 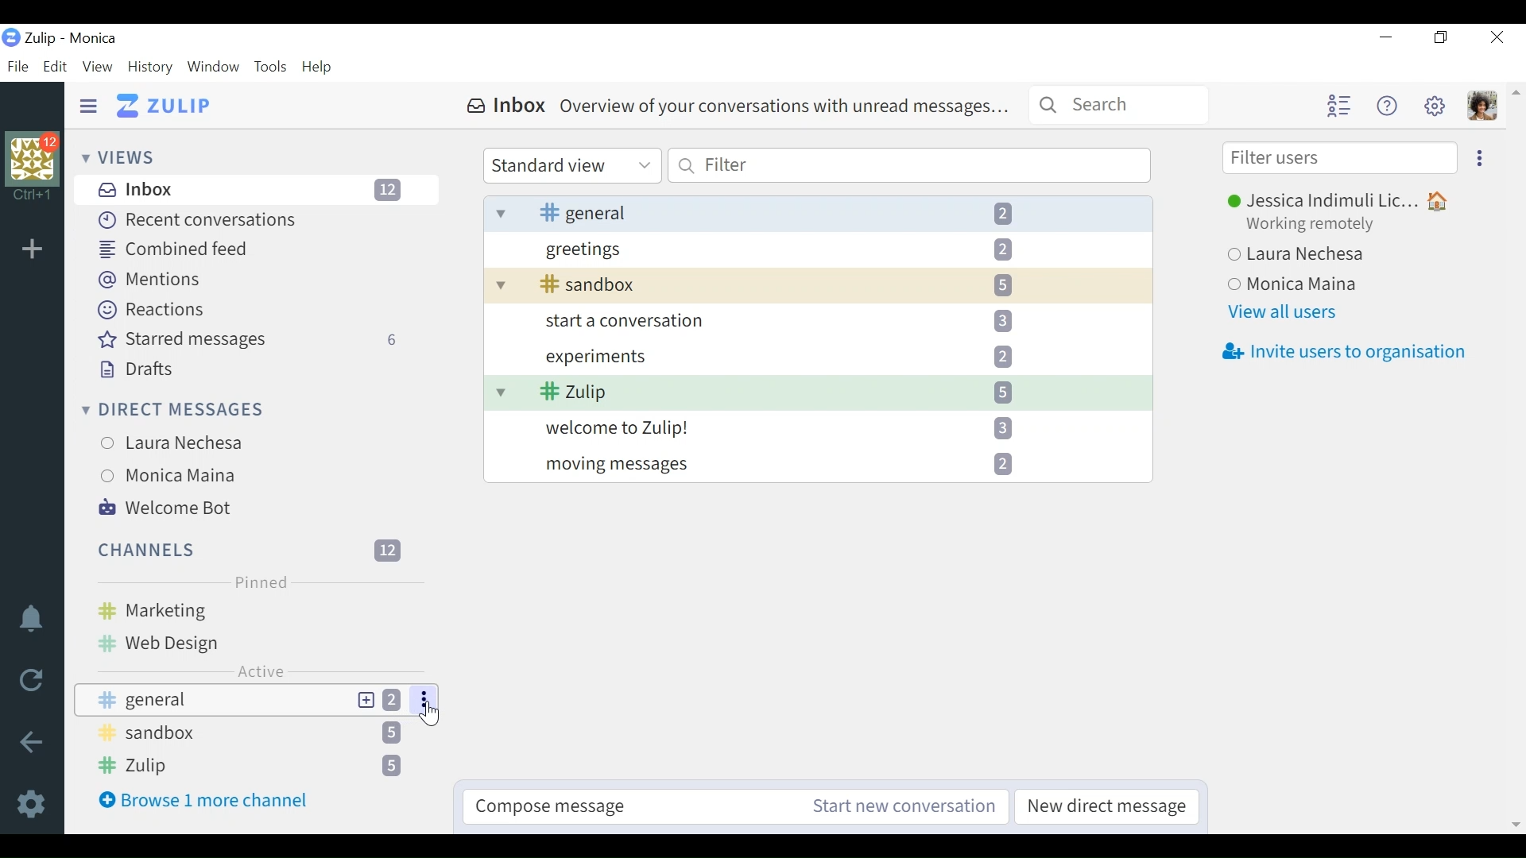 I want to click on Window, so click(x=214, y=68).